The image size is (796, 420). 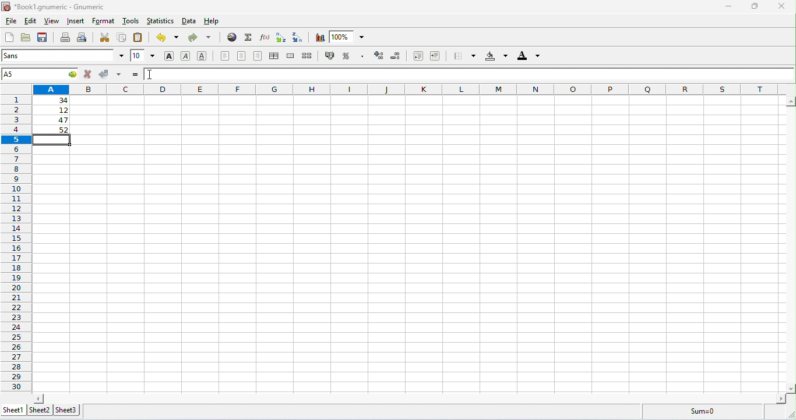 What do you see at coordinates (43, 37) in the screenshot?
I see `save` at bounding box center [43, 37].